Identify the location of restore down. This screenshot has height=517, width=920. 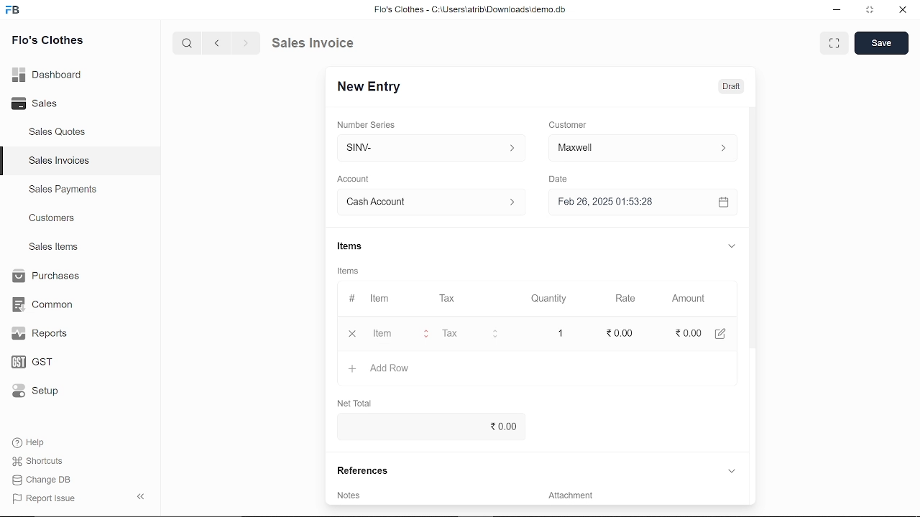
(871, 11).